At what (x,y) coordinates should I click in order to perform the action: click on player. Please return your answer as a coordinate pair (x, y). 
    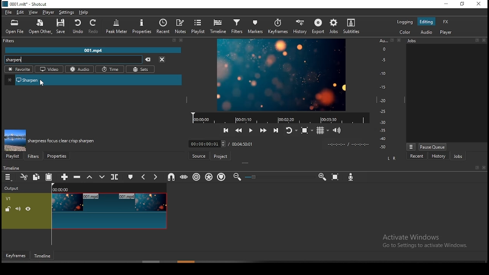
    Looking at the image, I should click on (447, 32).